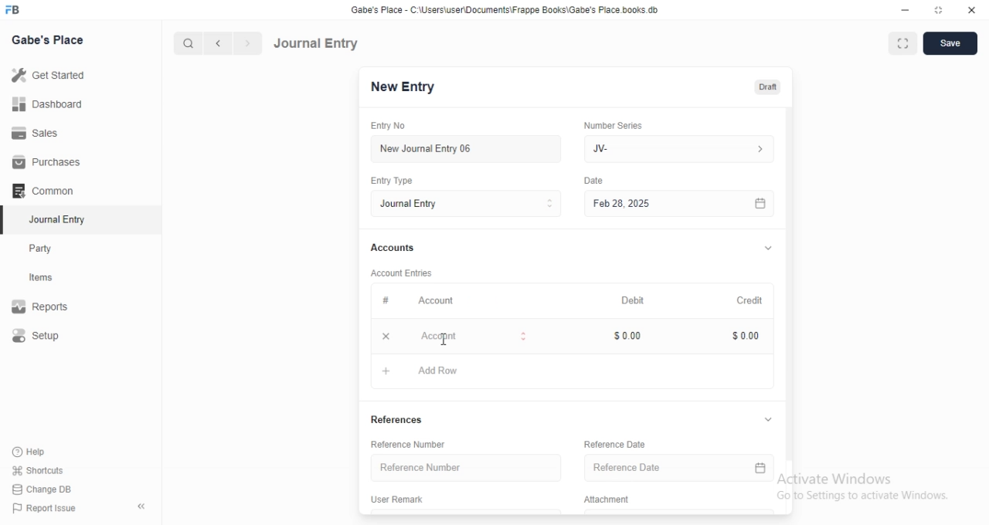 This screenshot has height=525, width=989. What do you see at coordinates (246, 44) in the screenshot?
I see `next` at bounding box center [246, 44].